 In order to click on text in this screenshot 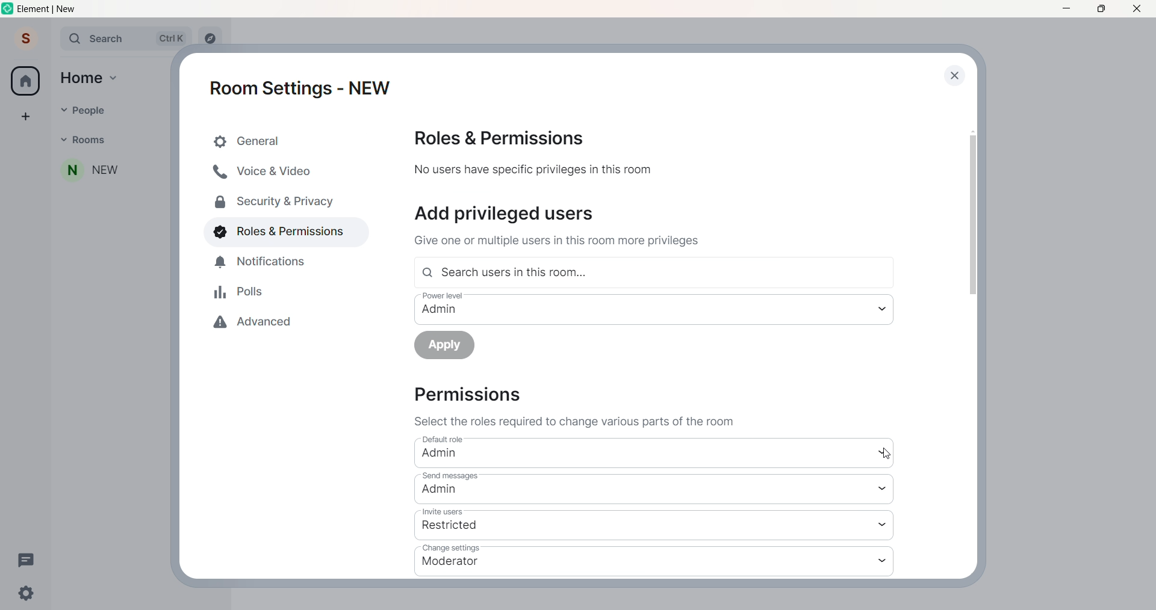, I will do `click(533, 170)`.